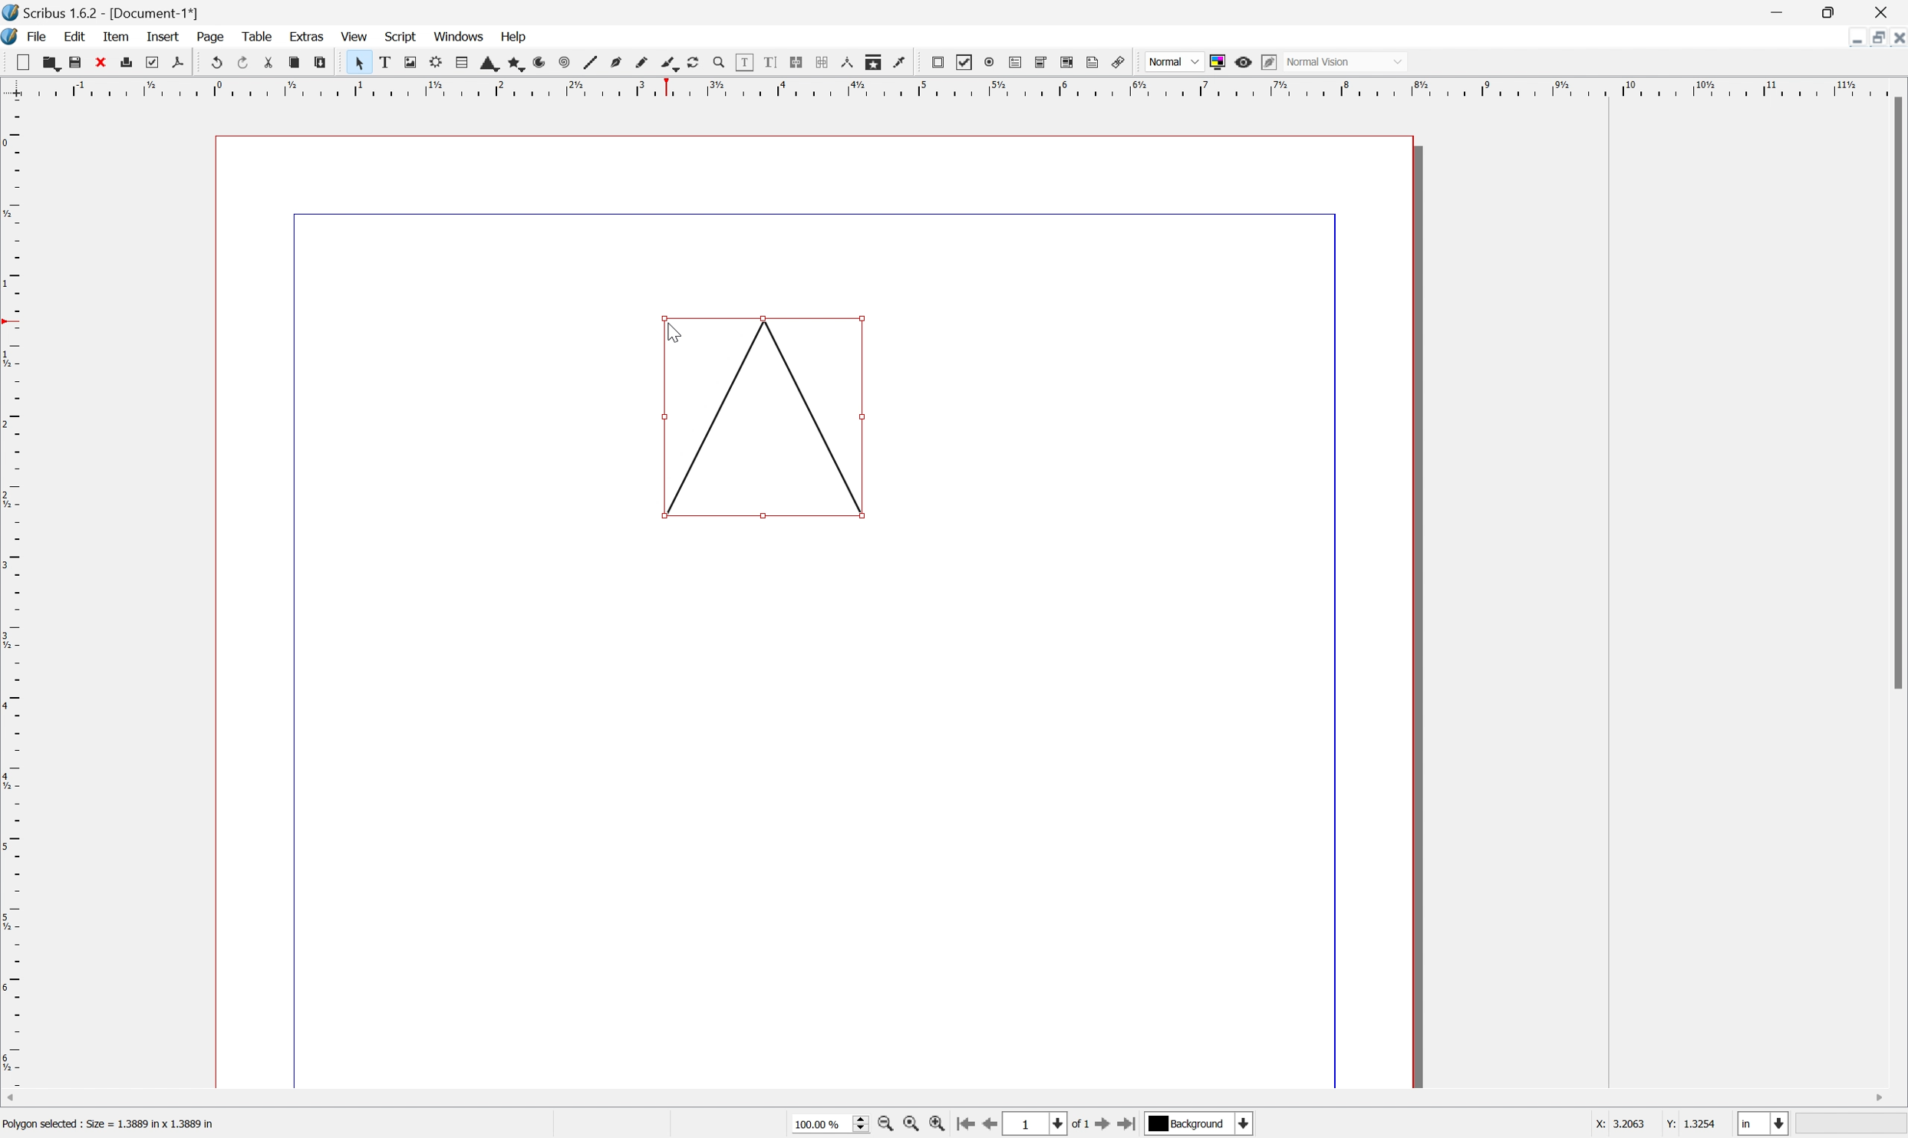 The height and width of the screenshot is (1138, 1908). Describe the element at coordinates (1766, 1123) in the screenshot. I see `Select current unit` at that location.